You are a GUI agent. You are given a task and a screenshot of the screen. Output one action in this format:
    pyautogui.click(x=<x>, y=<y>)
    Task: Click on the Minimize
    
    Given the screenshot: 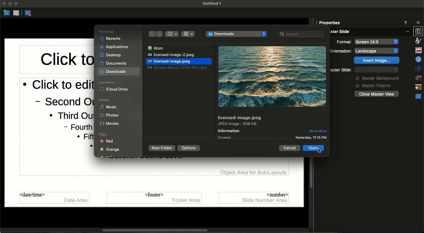 What is the action you would take?
    pyautogui.click(x=10, y=4)
    